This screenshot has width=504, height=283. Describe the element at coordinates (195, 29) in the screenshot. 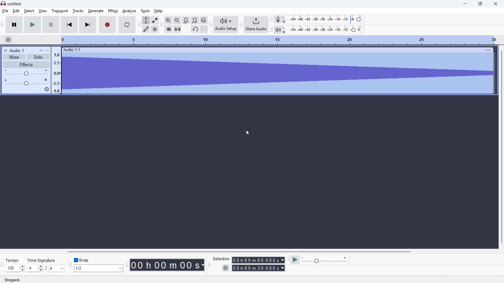

I see `Undo ` at that location.